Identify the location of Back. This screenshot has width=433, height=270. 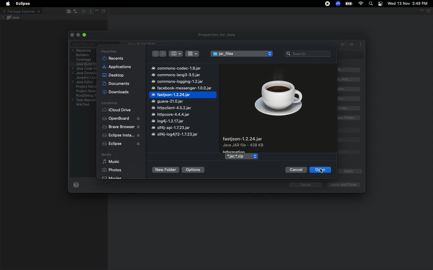
(155, 54).